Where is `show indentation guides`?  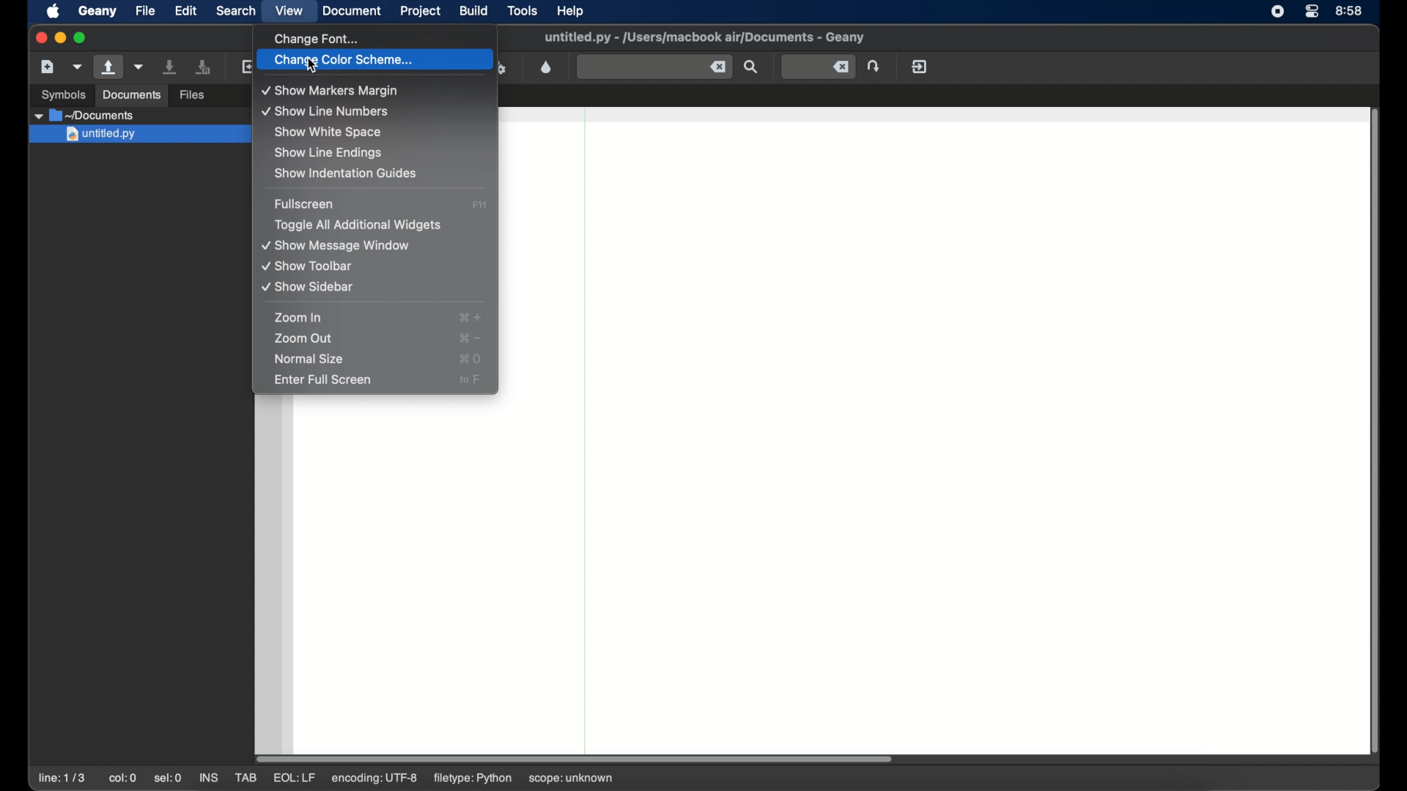
show indentation guides is located at coordinates (346, 173).